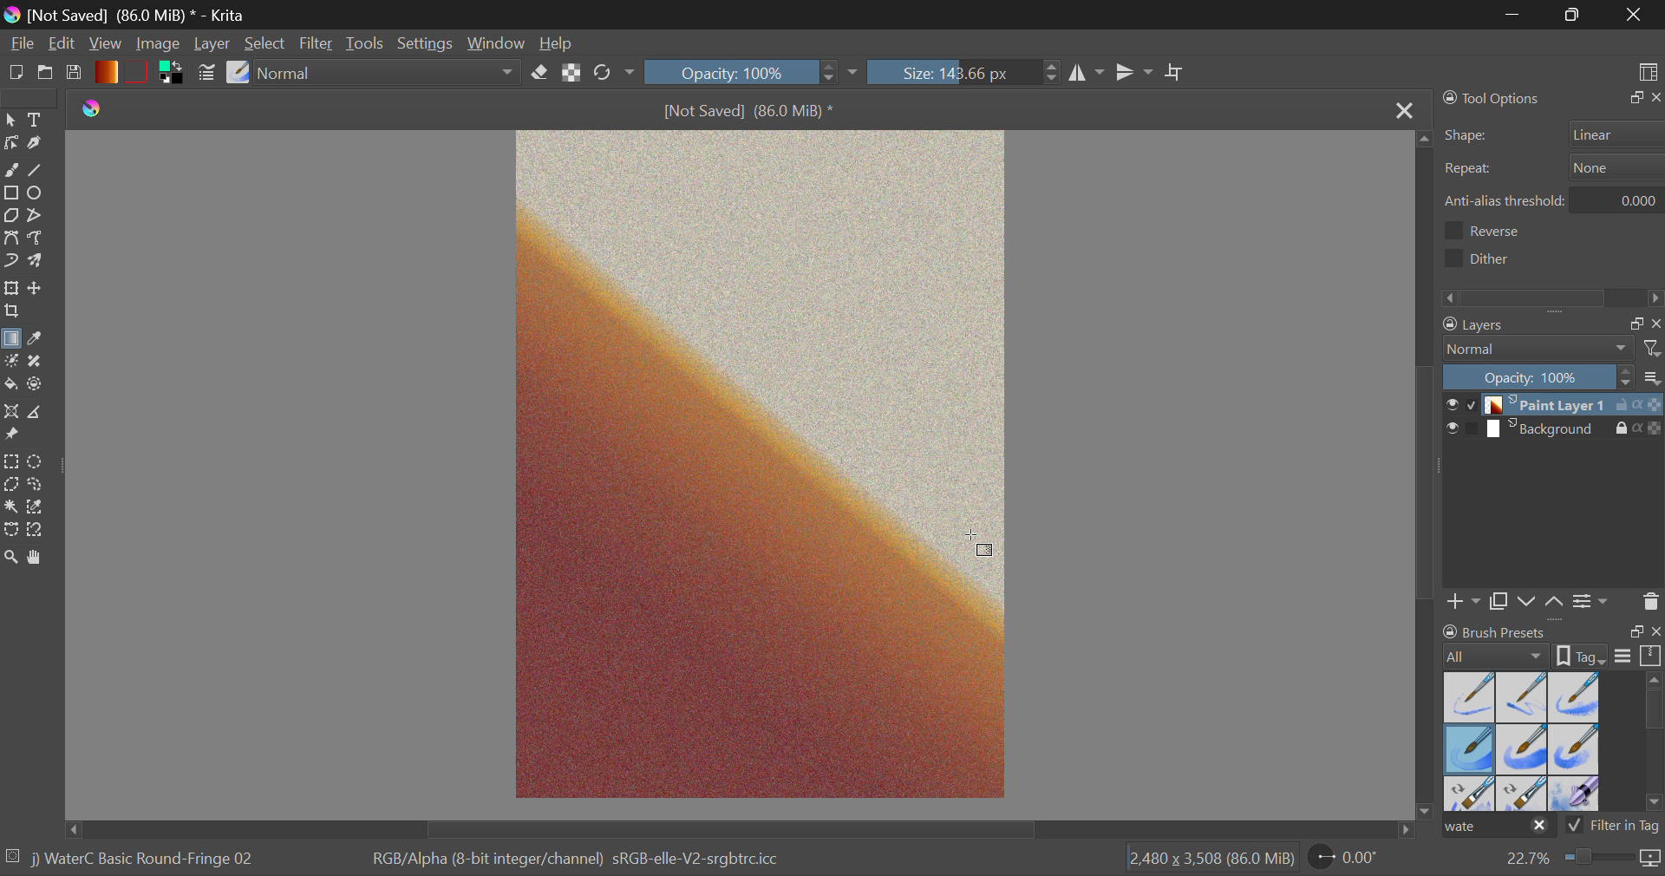 The image size is (1665, 876). What do you see at coordinates (41, 169) in the screenshot?
I see `Line` at bounding box center [41, 169].